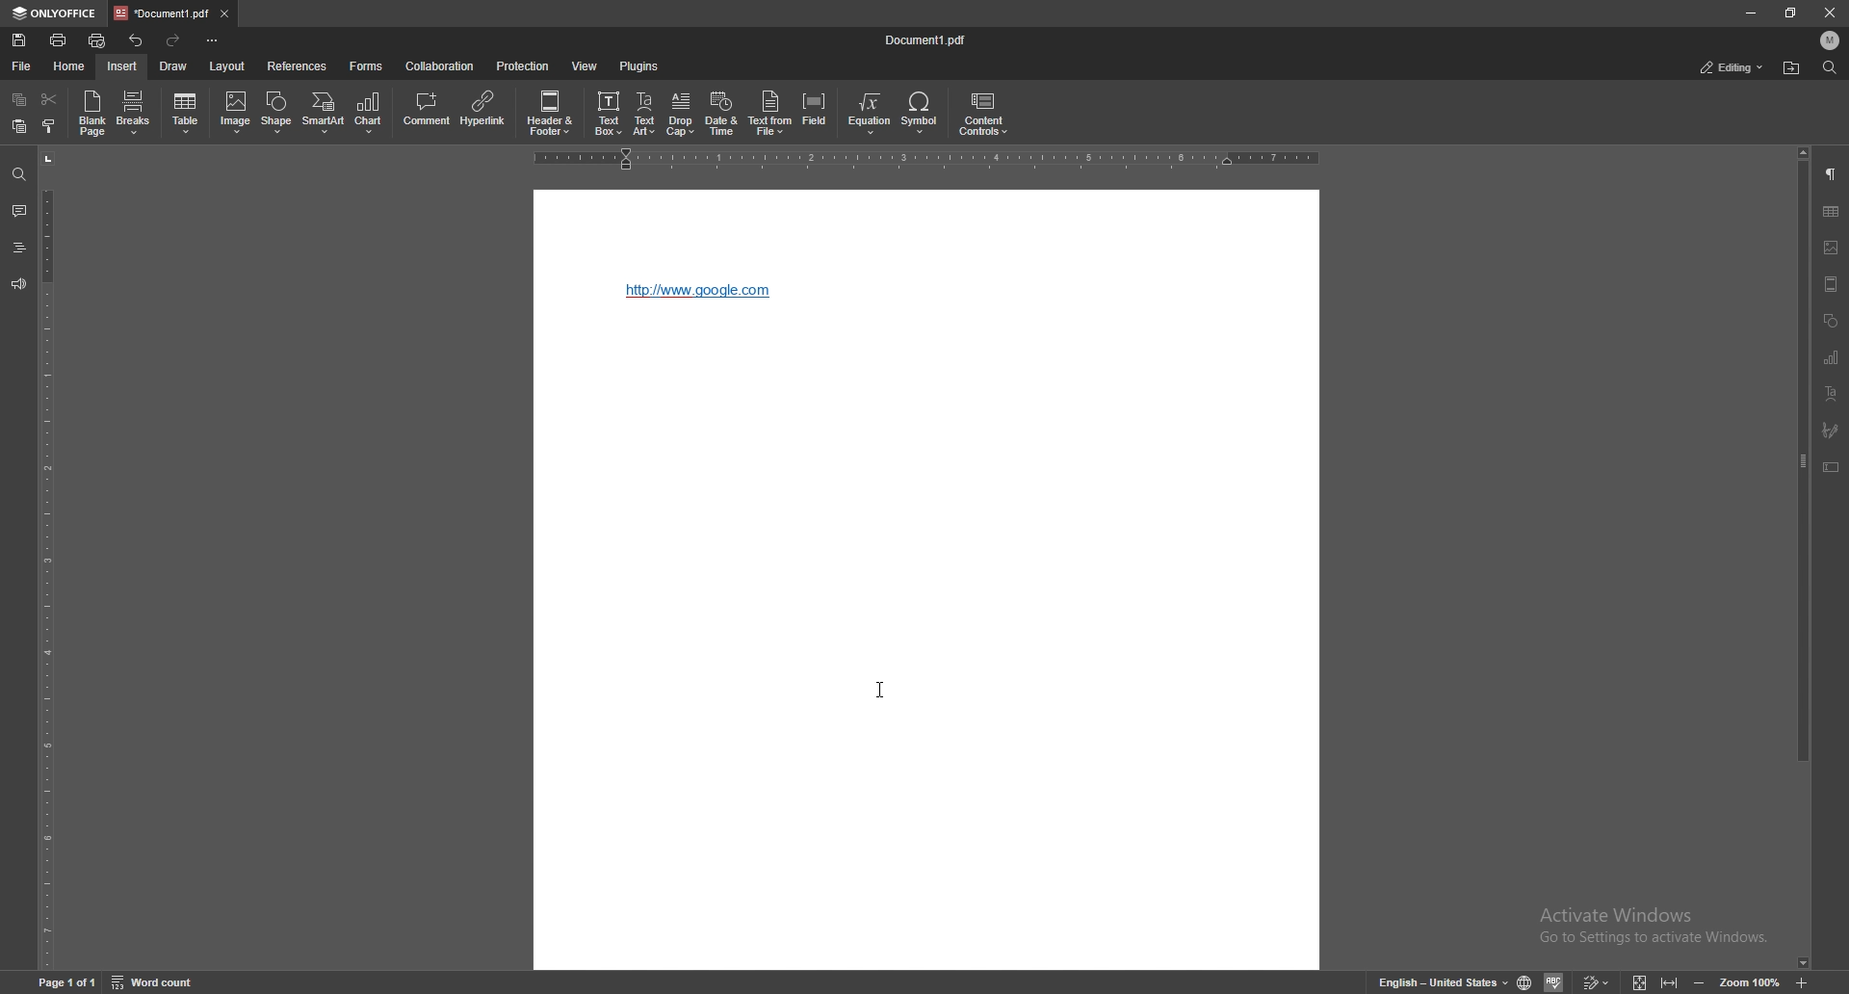 The width and height of the screenshot is (1849, 994). I want to click on page 1 of 1, so click(67, 980).